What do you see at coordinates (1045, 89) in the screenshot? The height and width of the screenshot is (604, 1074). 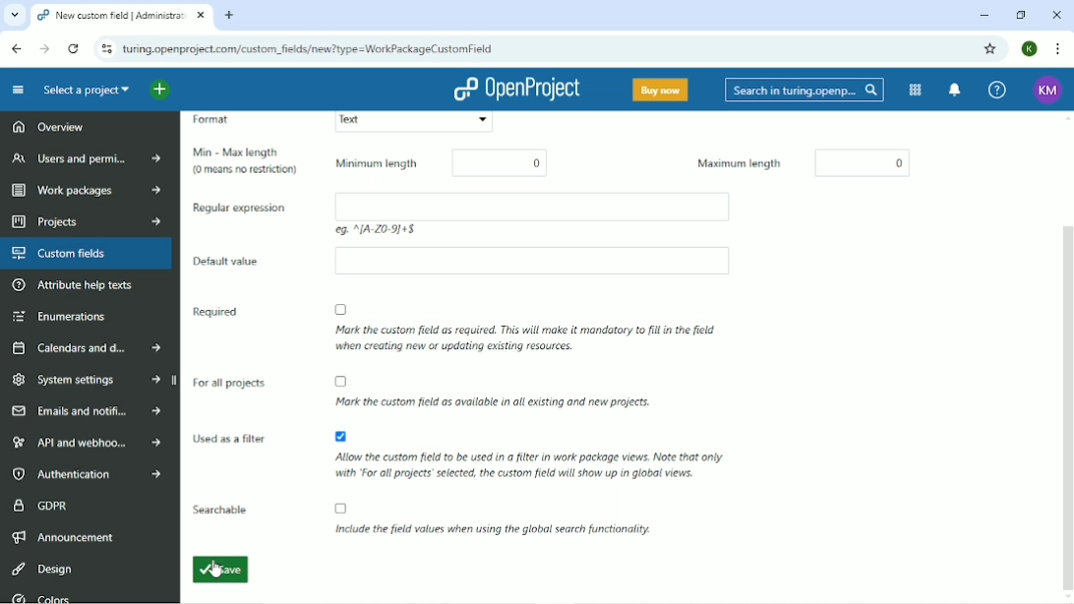 I see `Account` at bounding box center [1045, 89].